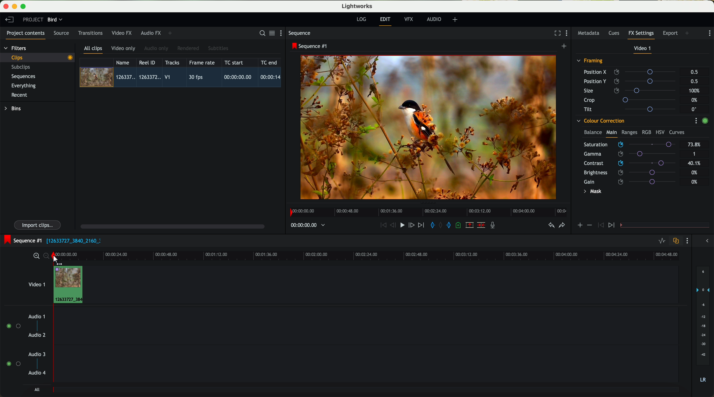  Describe the element at coordinates (670, 34) in the screenshot. I see `export` at that location.